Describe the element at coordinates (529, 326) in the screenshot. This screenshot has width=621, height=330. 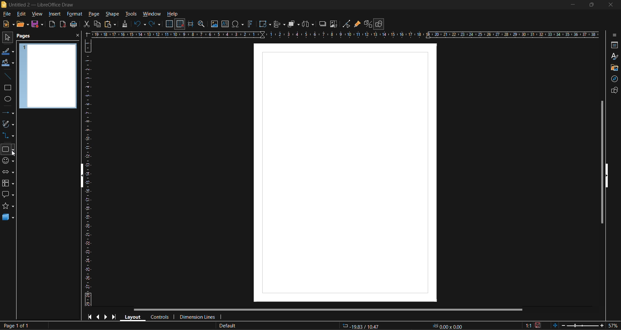
I see `scaling factor` at that location.